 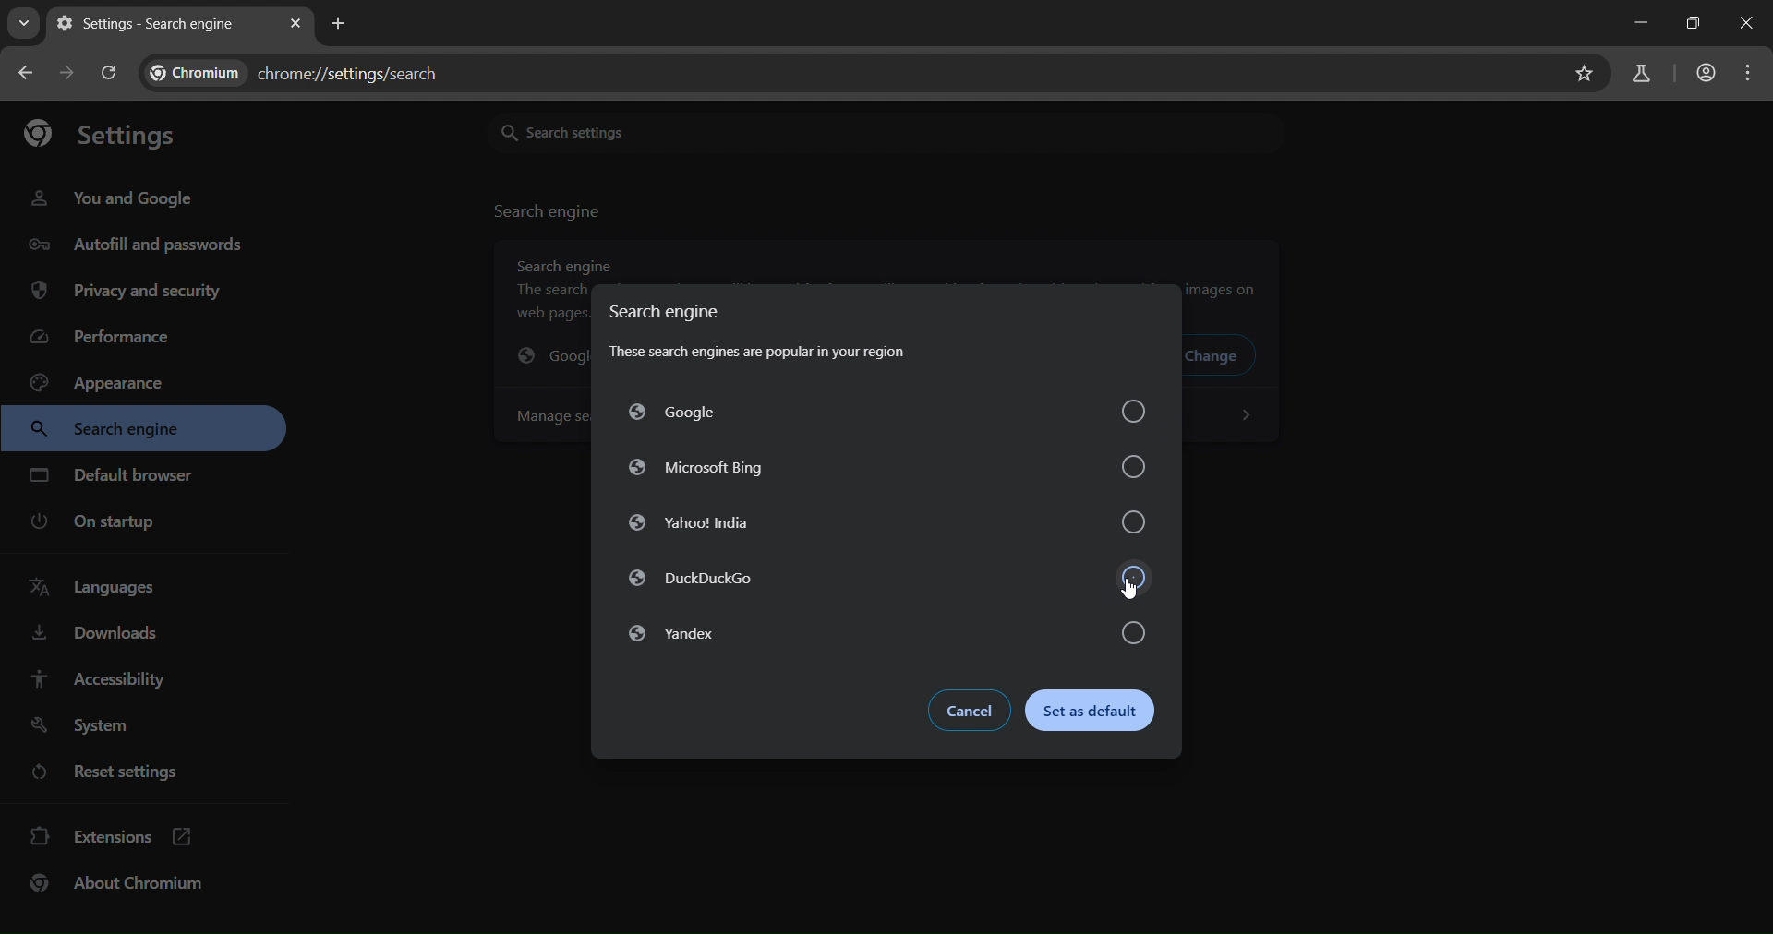 I want to click on downloads, so click(x=96, y=637).